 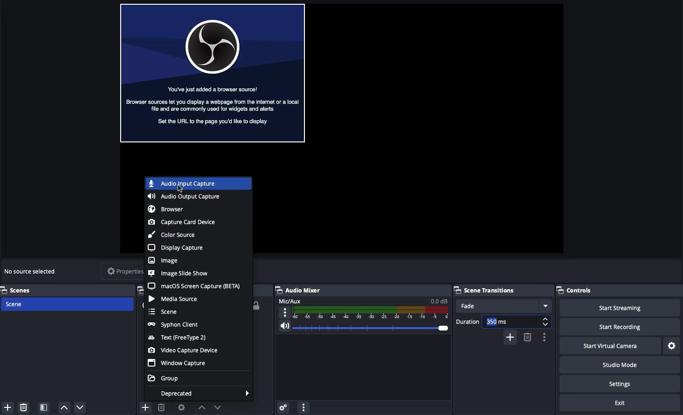 What do you see at coordinates (196, 285) in the screenshot?
I see `macOS` at bounding box center [196, 285].